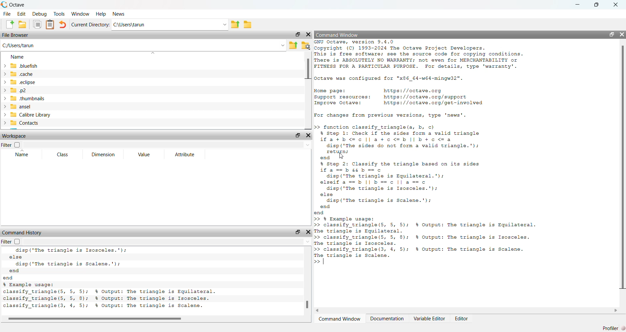 Image resolution: width=626 pixels, height=332 pixels. What do you see at coordinates (425, 237) in the screenshot?
I see `result of the above code` at bounding box center [425, 237].